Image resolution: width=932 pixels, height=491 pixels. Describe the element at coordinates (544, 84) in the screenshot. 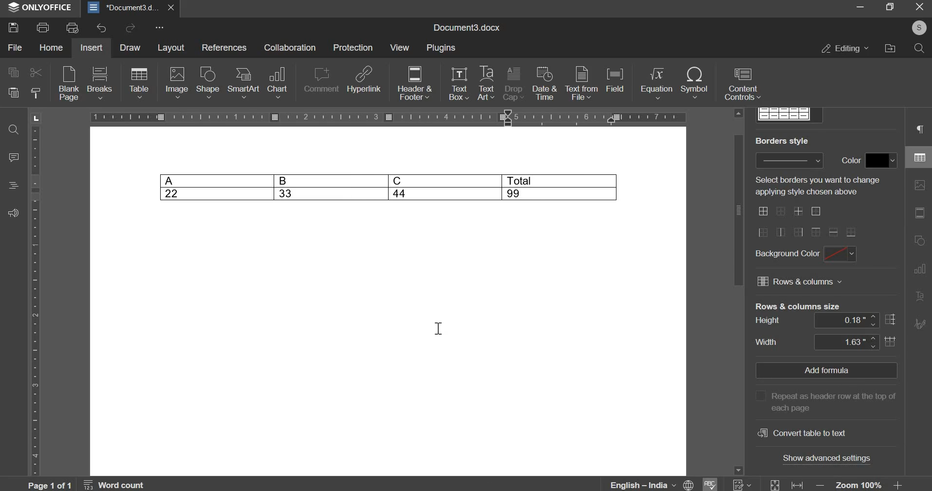

I see `date & time` at that location.